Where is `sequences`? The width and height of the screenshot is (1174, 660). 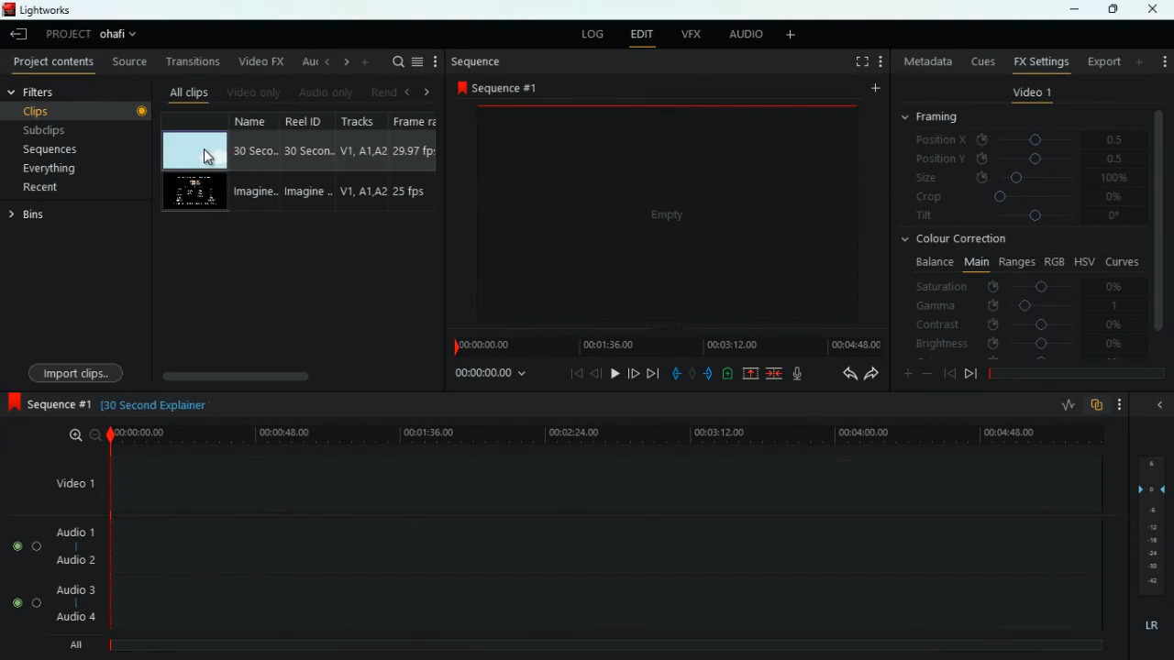
sequences is located at coordinates (53, 151).